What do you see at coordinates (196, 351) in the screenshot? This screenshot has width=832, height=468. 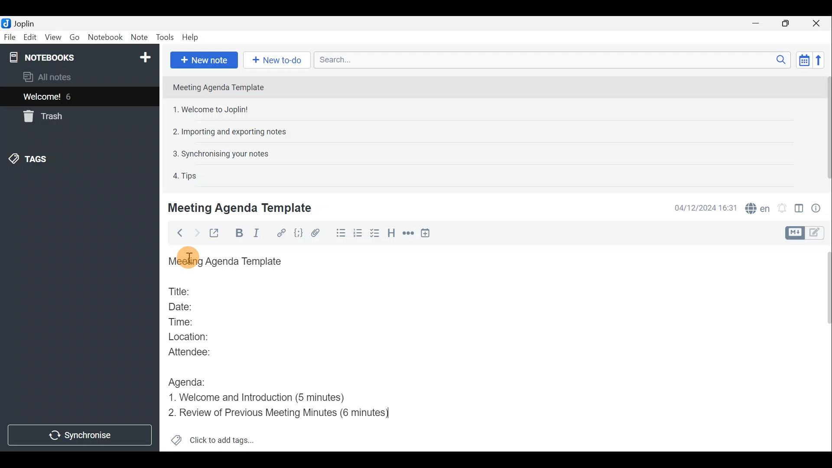 I see `Attendee:` at bounding box center [196, 351].